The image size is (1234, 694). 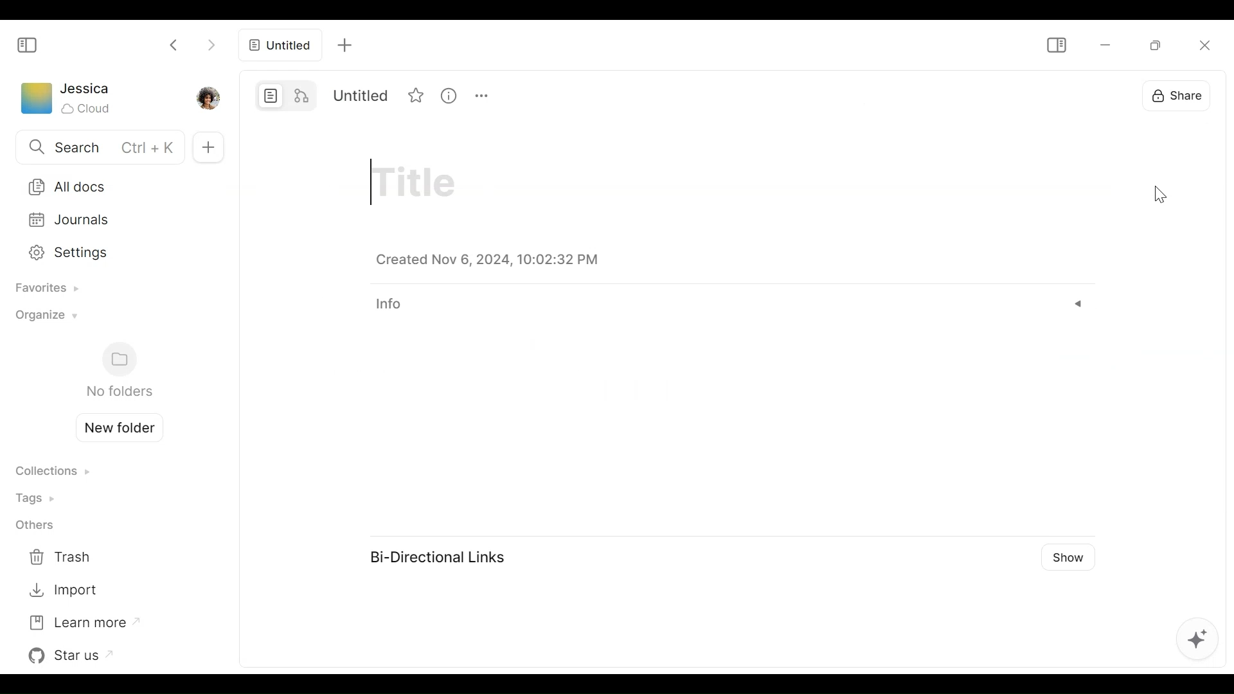 What do you see at coordinates (63, 591) in the screenshot?
I see `Import` at bounding box center [63, 591].